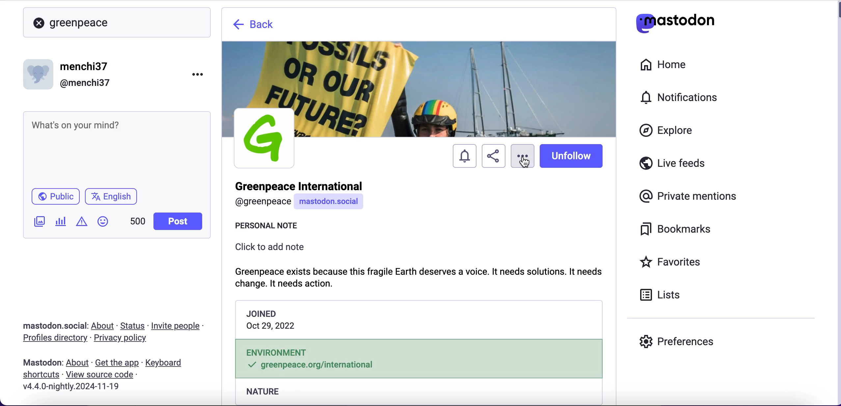 This screenshot has width=841, height=406. I want to click on scroll bar, so click(837, 204).